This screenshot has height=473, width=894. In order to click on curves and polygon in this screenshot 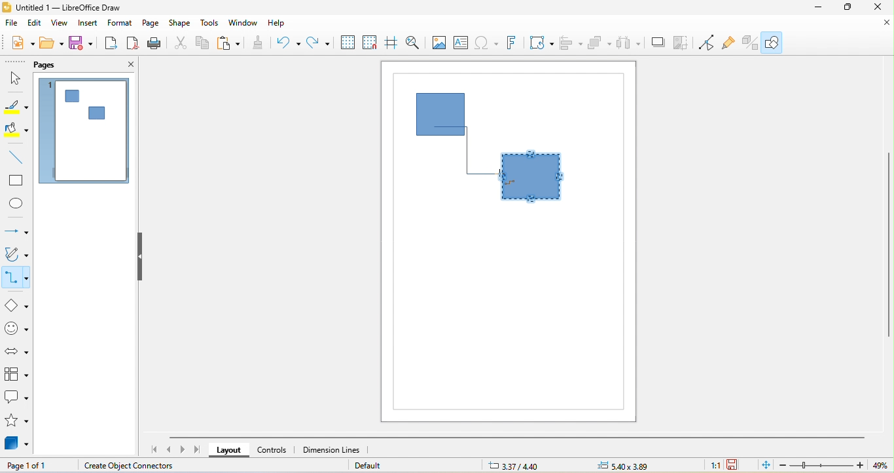, I will do `click(17, 254)`.